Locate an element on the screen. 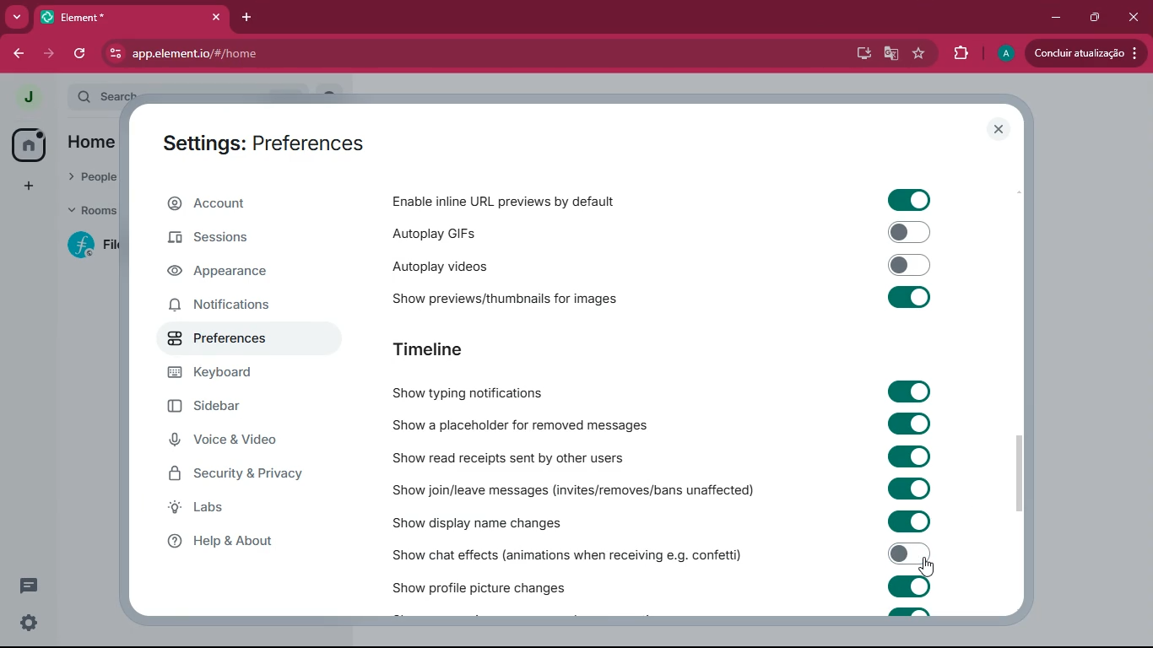 The image size is (1153, 648). search is located at coordinates (101, 96).